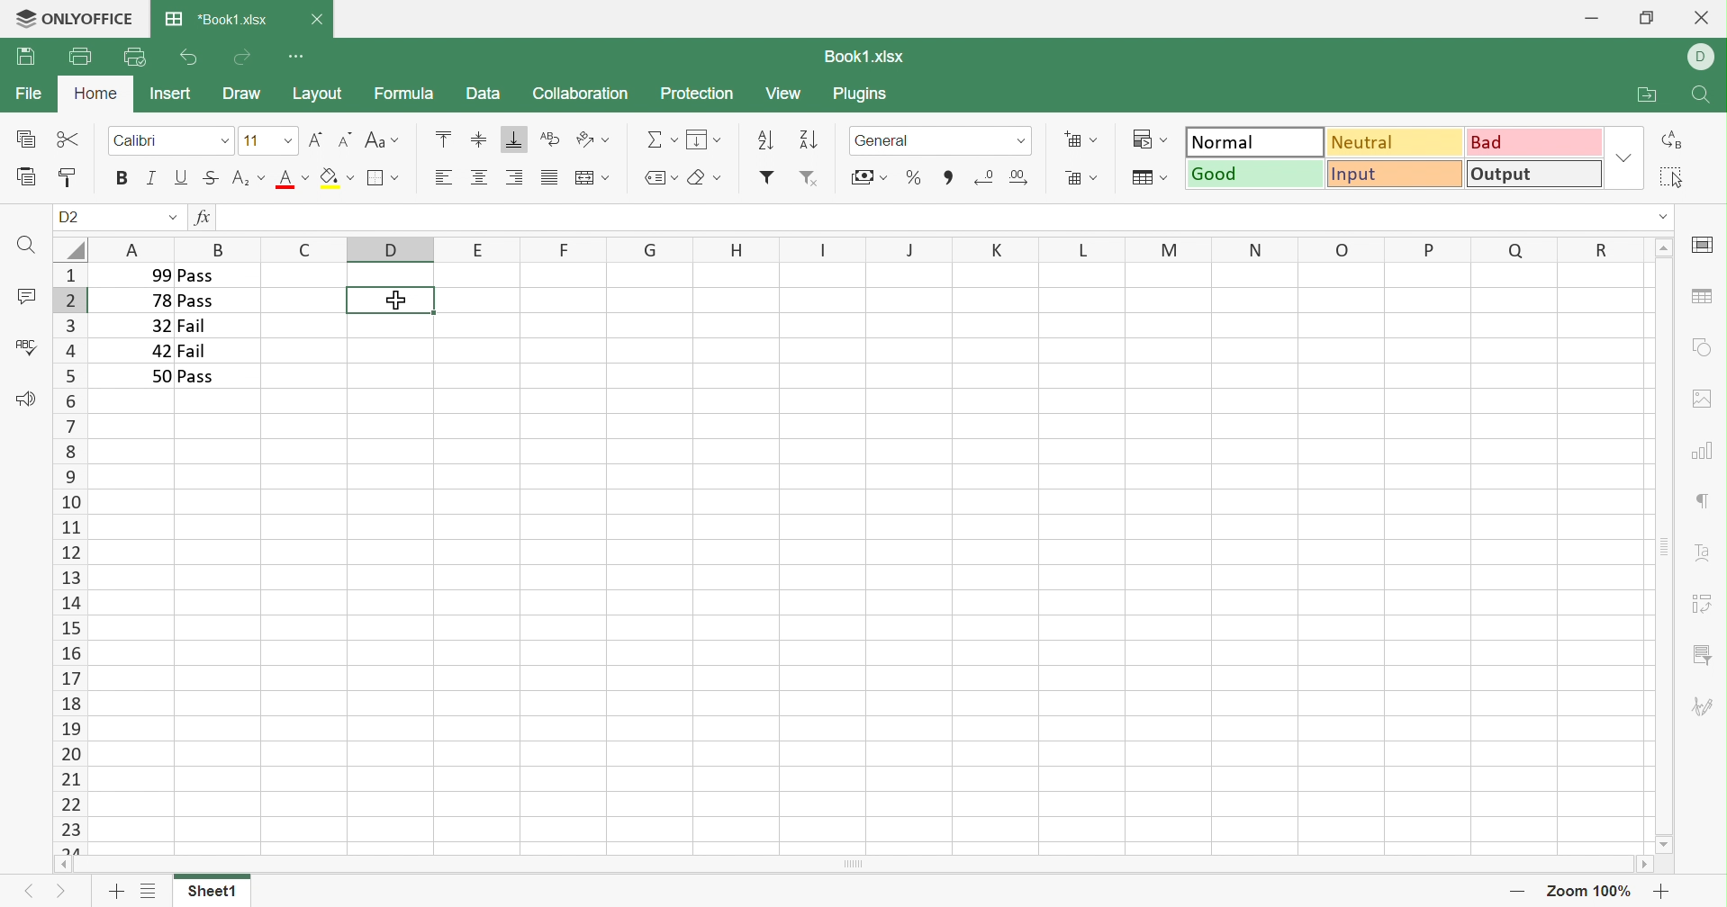  Describe the element at coordinates (242, 58) in the screenshot. I see `Redo` at that location.